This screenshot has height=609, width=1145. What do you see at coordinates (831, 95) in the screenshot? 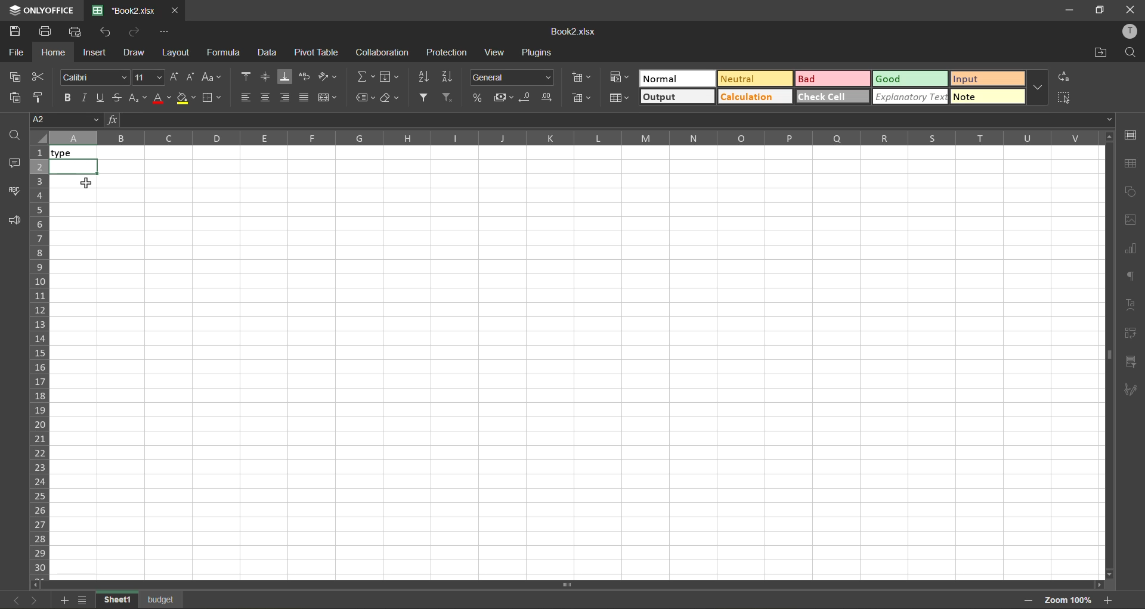
I see `check cell` at bounding box center [831, 95].